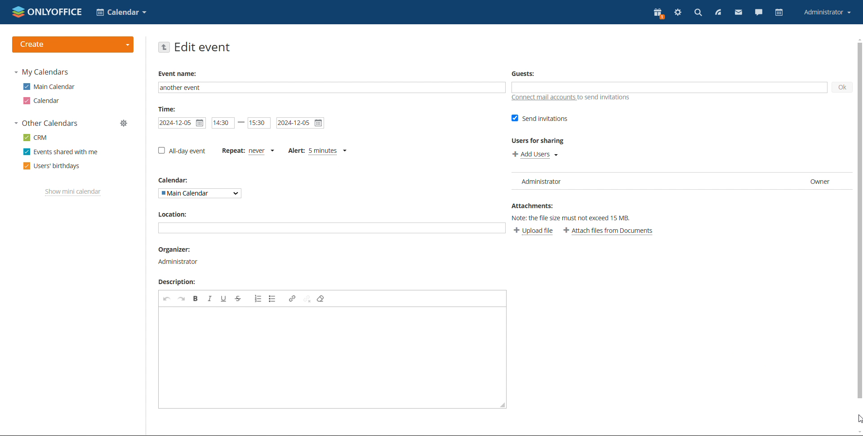  I want to click on italic, so click(209, 298).